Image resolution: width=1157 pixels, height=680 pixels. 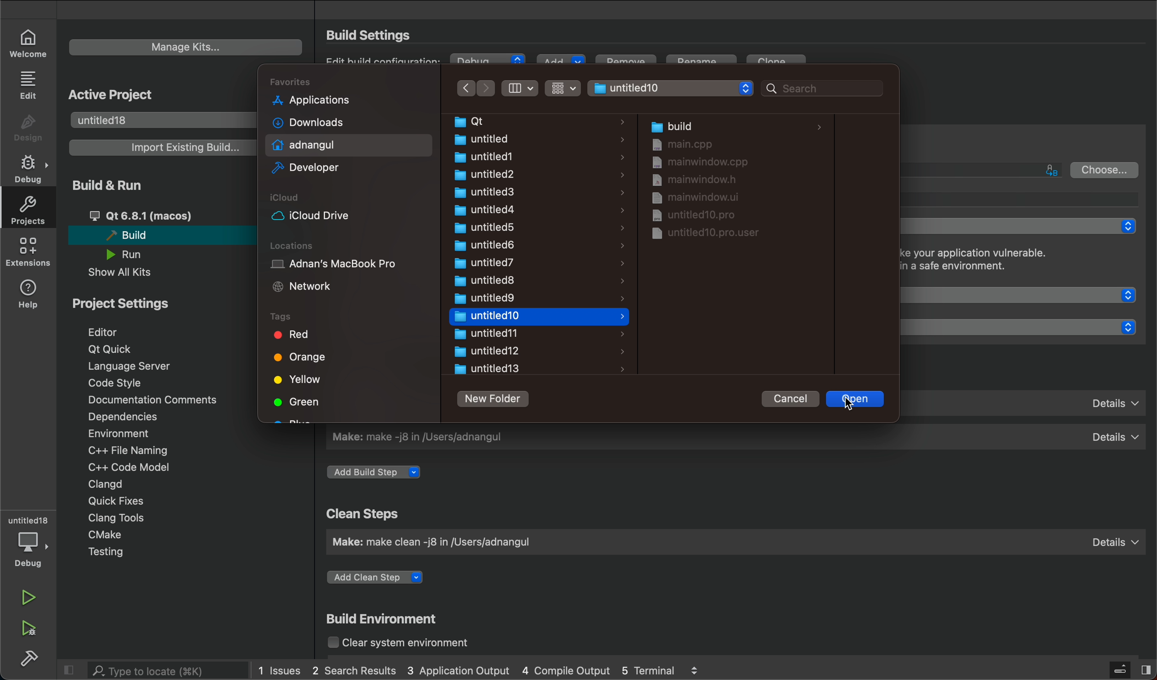 What do you see at coordinates (692, 198) in the screenshot?
I see `mainwindow.ui` at bounding box center [692, 198].